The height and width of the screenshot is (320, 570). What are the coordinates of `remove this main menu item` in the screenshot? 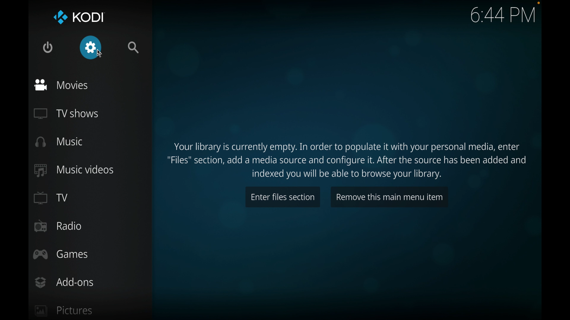 It's located at (389, 196).